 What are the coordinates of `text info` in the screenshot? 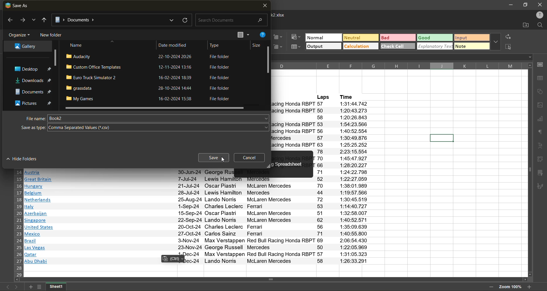 It's located at (196, 186).